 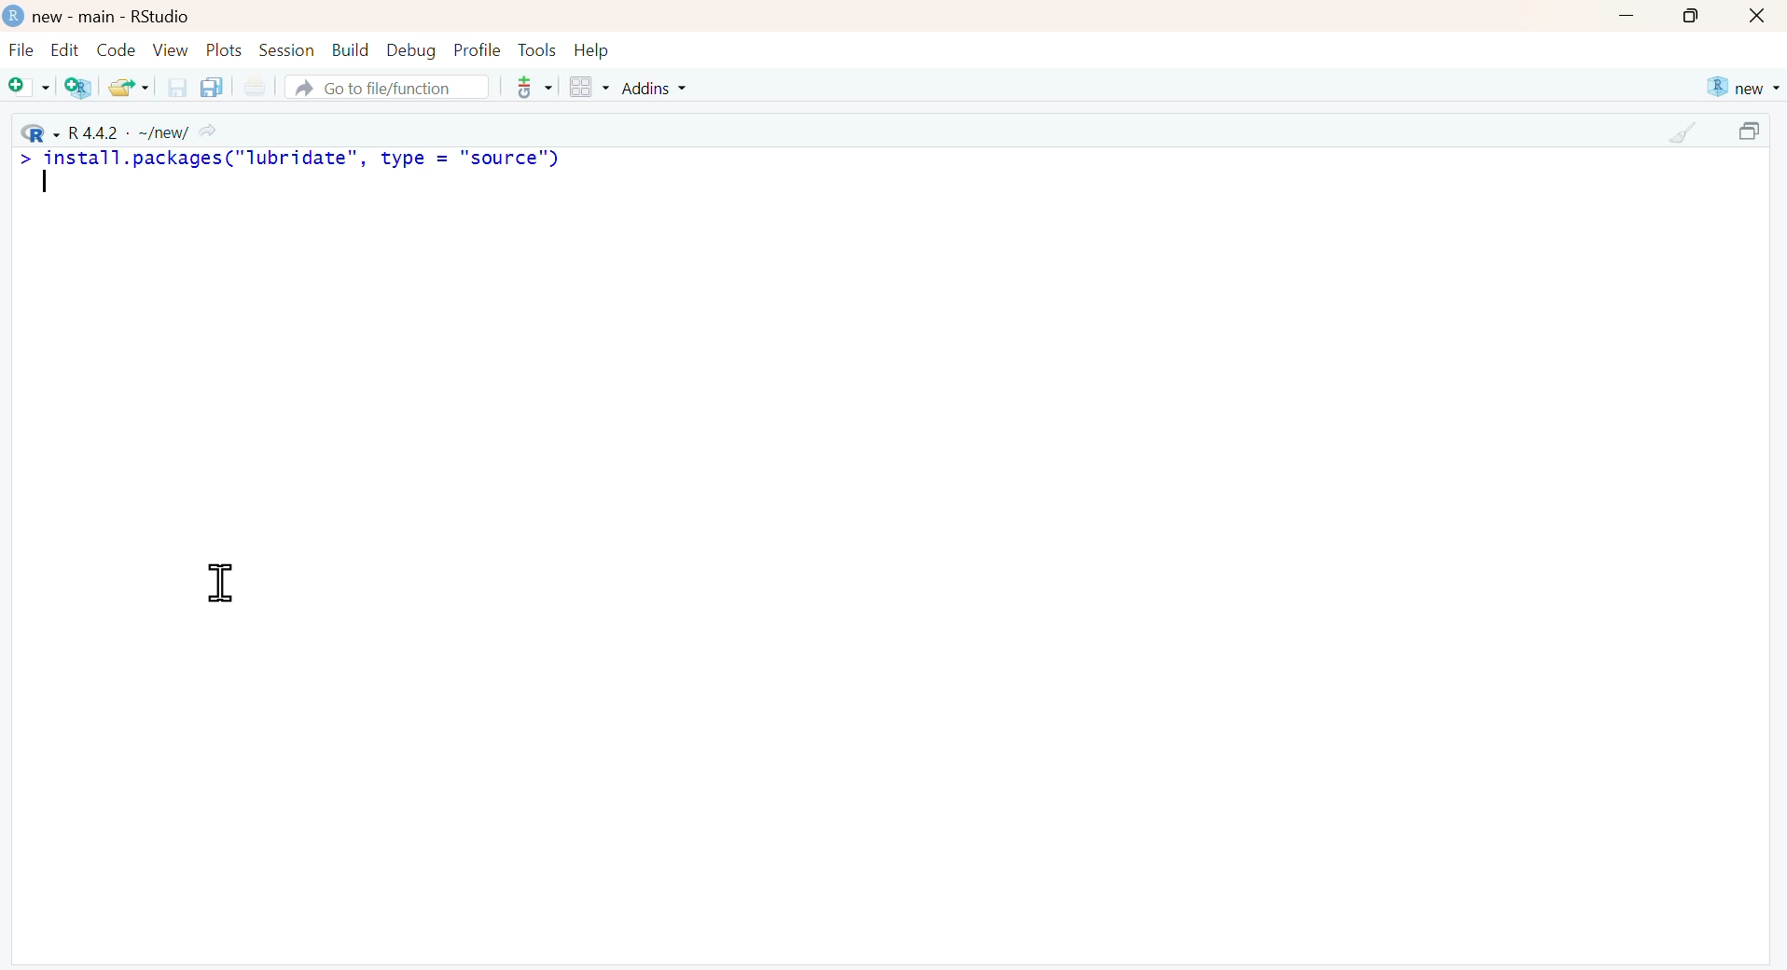 What do you see at coordinates (1684, 133) in the screenshot?
I see `clear console` at bounding box center [1684, 133].